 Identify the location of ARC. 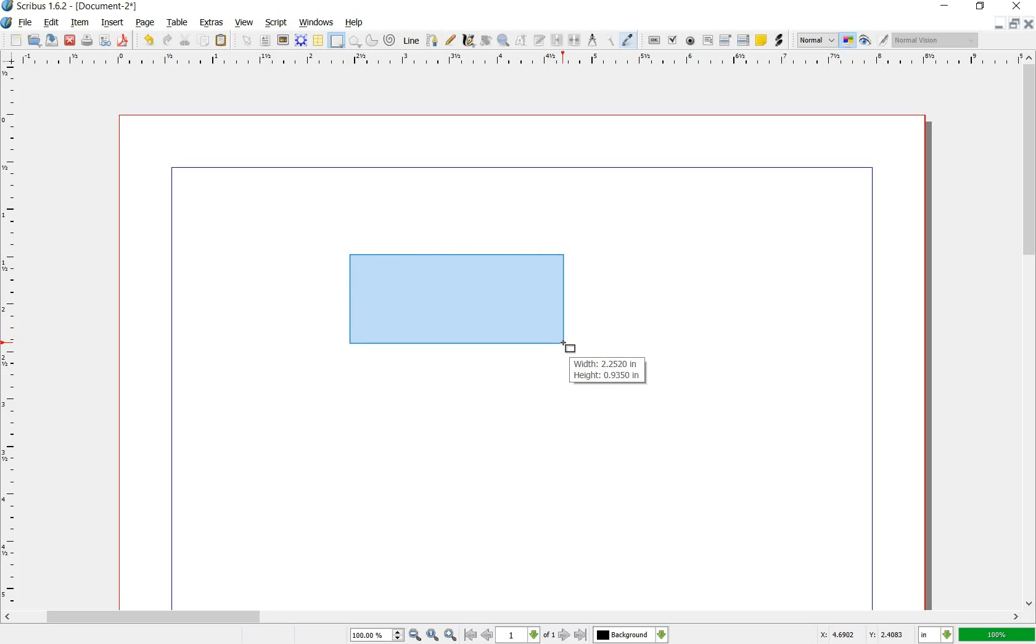
(372, 39).